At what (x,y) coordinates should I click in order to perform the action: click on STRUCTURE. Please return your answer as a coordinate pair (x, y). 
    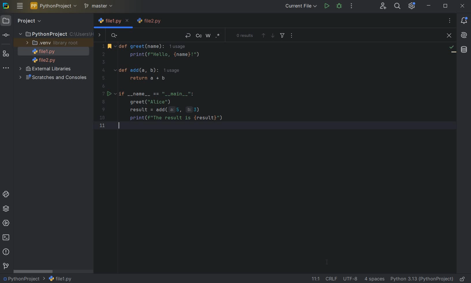
    Looking at the image, I should click on (6, 54).